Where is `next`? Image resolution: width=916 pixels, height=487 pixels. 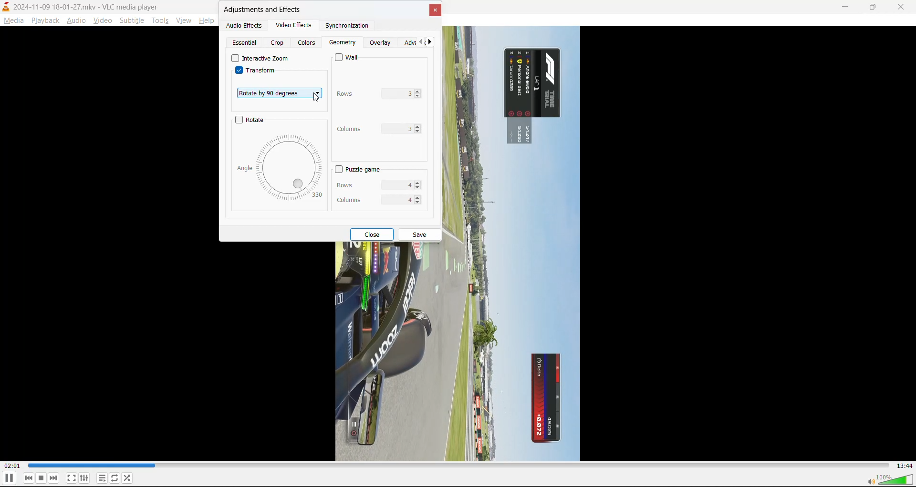 next is located at coordinates (54, 478).